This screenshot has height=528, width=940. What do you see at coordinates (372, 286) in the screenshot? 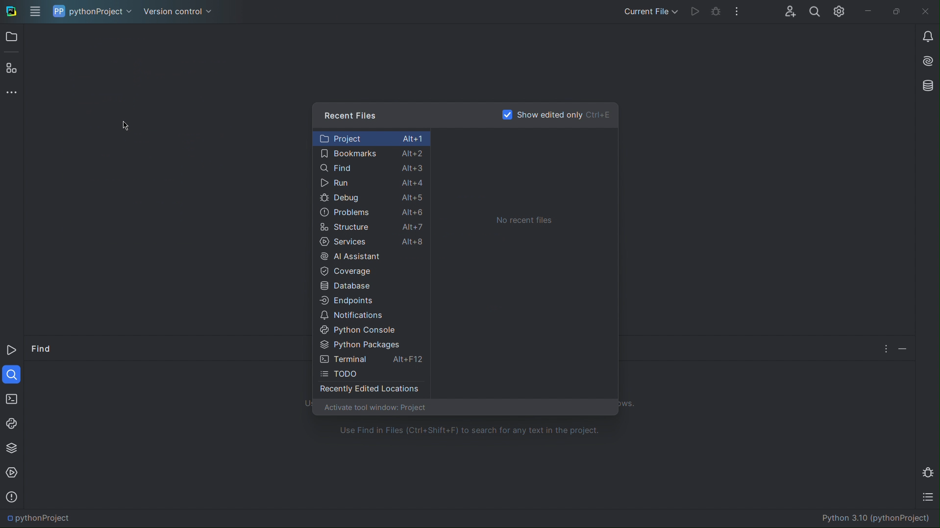
I see `Database` at bounding box center [372, 286].